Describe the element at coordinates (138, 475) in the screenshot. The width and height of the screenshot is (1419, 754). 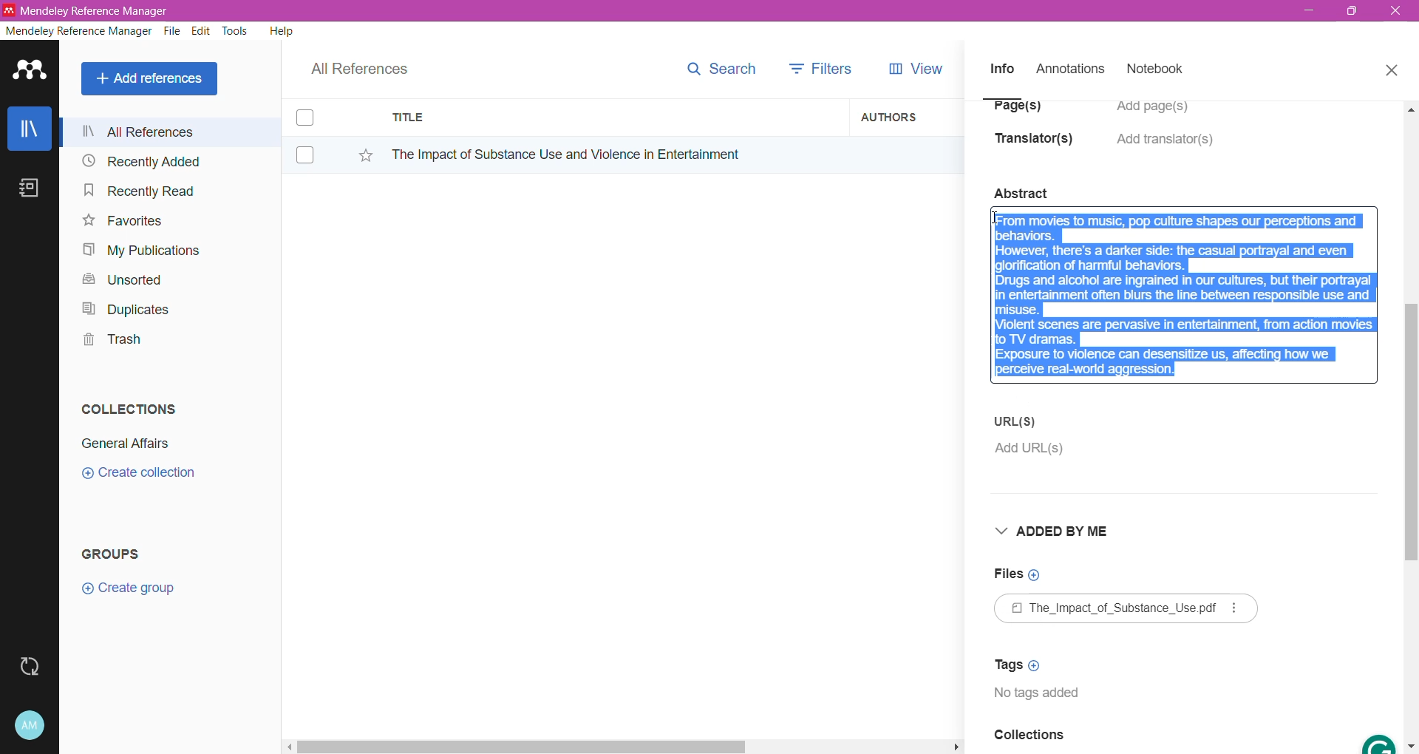
I see `Click to Create Collection` at that location.